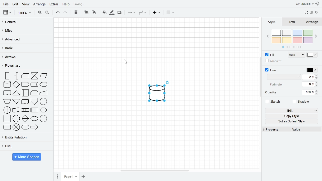  What do you see at coordinates (317, 78) in the screenshot?
I see `Decrease line width` at bounding box center [317, 78].